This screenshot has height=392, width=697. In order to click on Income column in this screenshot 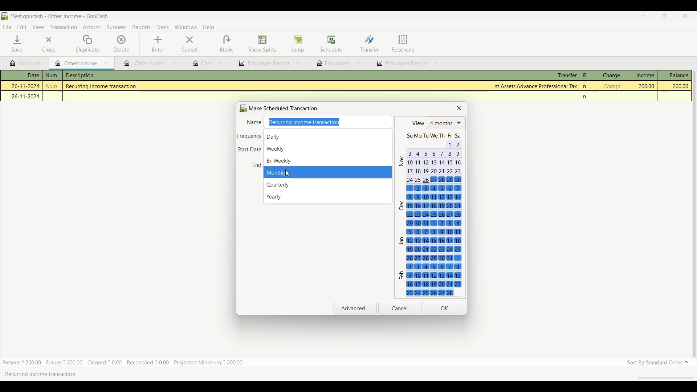, I will do `click(640, 75)`.